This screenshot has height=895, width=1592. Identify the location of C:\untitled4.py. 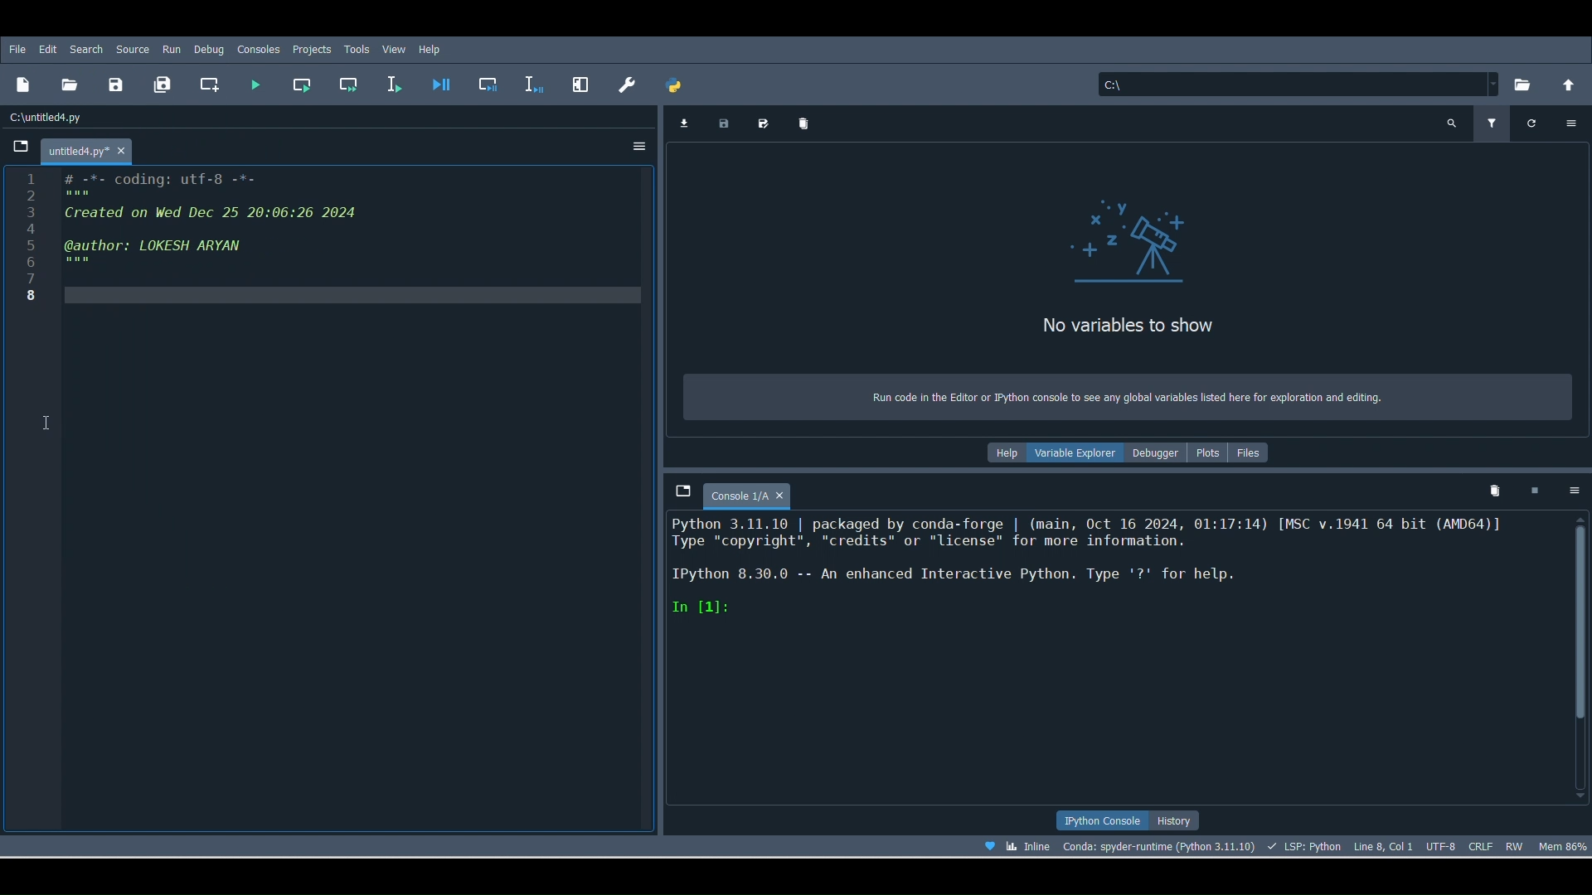
(51, 119).